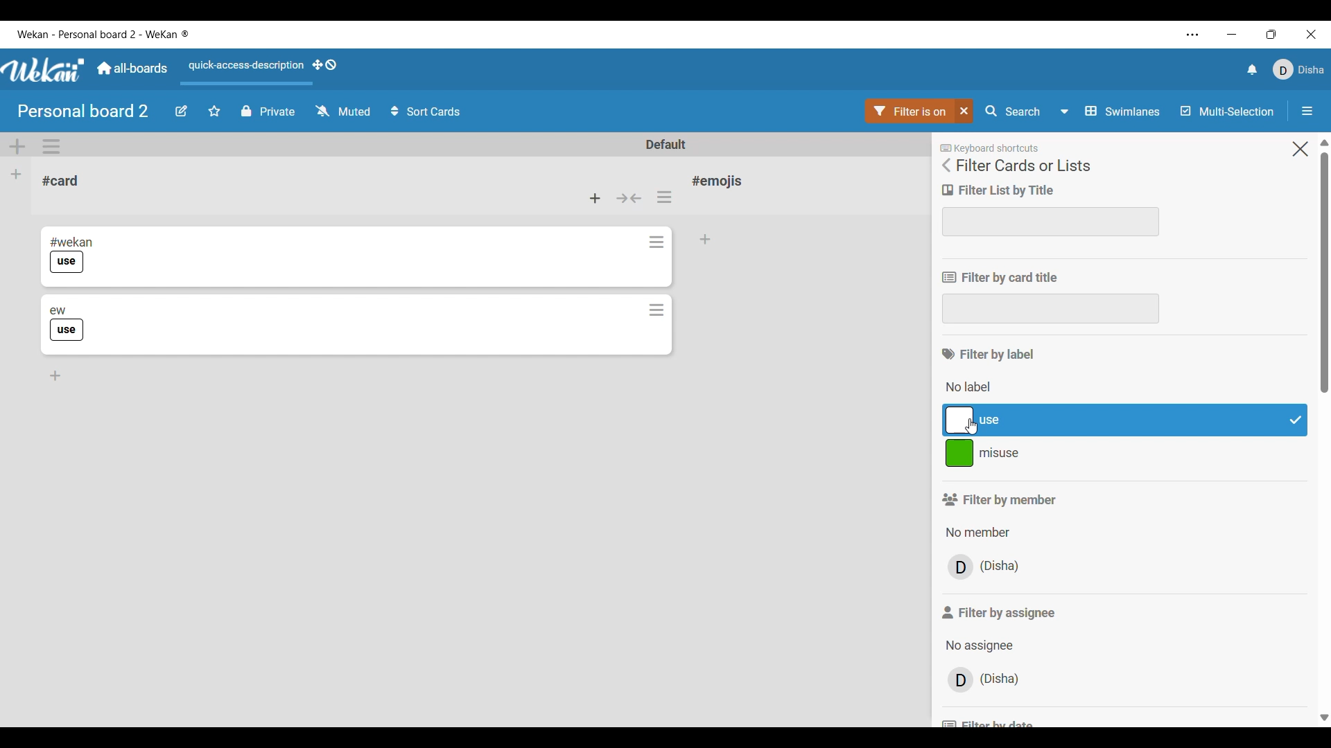 This screenshot has height=748, width=1331. Describe the element at coordinates (1050, 309) in the screenshot. I see `Text box to input filter criteria` at that location.